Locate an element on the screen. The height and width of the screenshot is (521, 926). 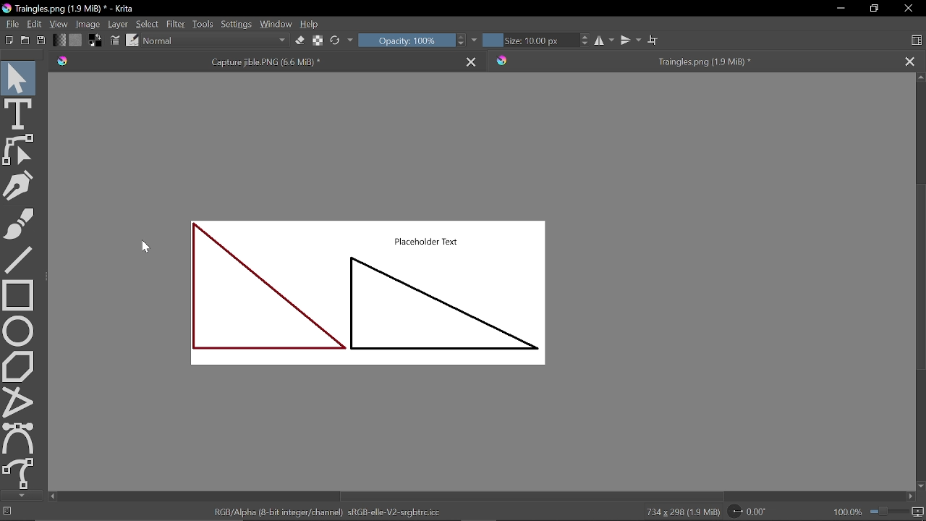
View is located at coordinates (59, 23).